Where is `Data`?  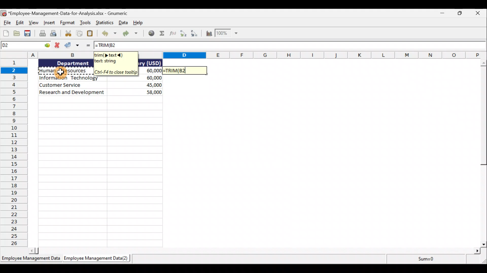
Data is located at coordinates (63, 77).